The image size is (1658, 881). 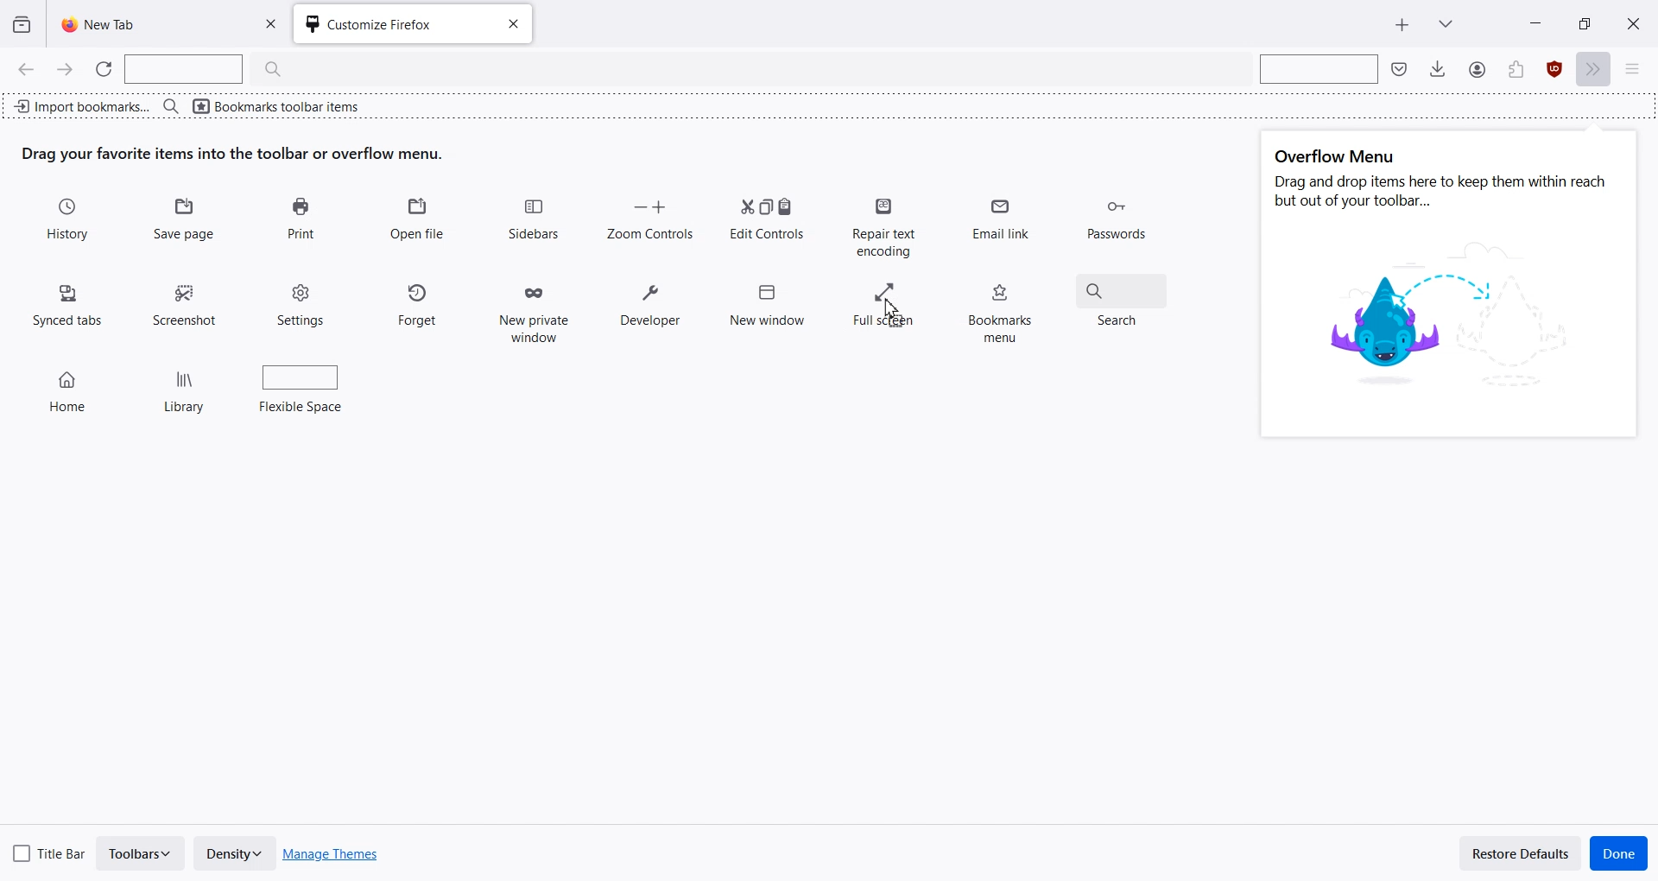 I want to click on Open file, so click(x=417, y=219).